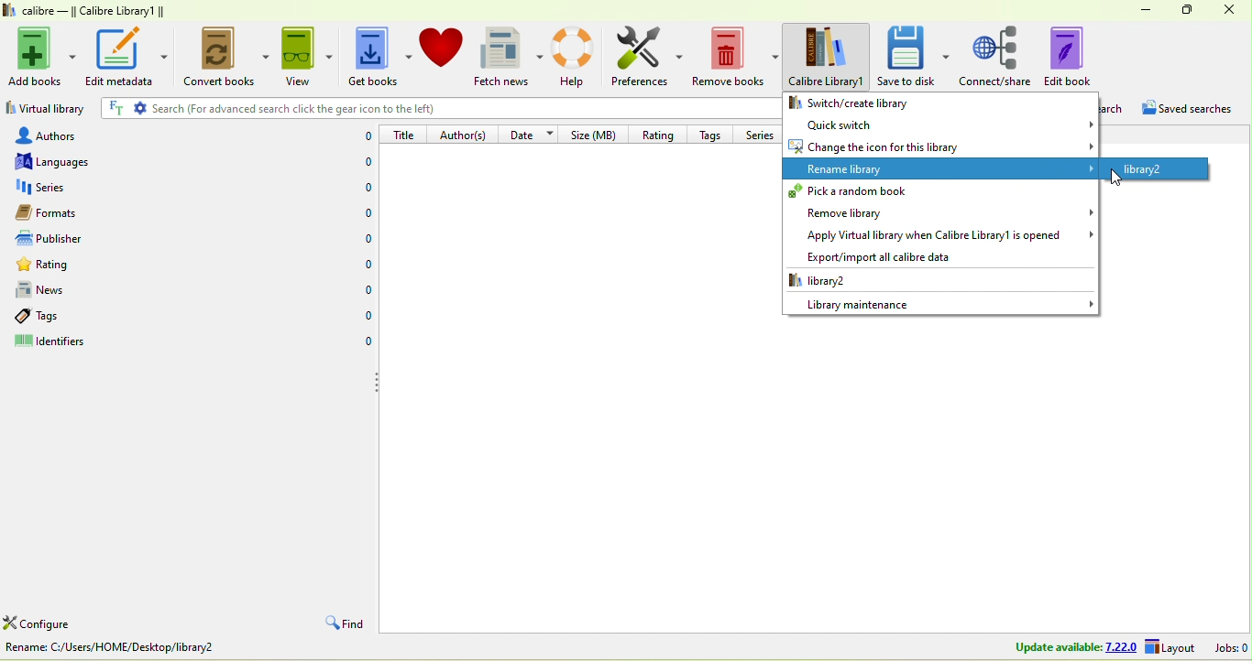  I want to click on date, so click(532, 133).